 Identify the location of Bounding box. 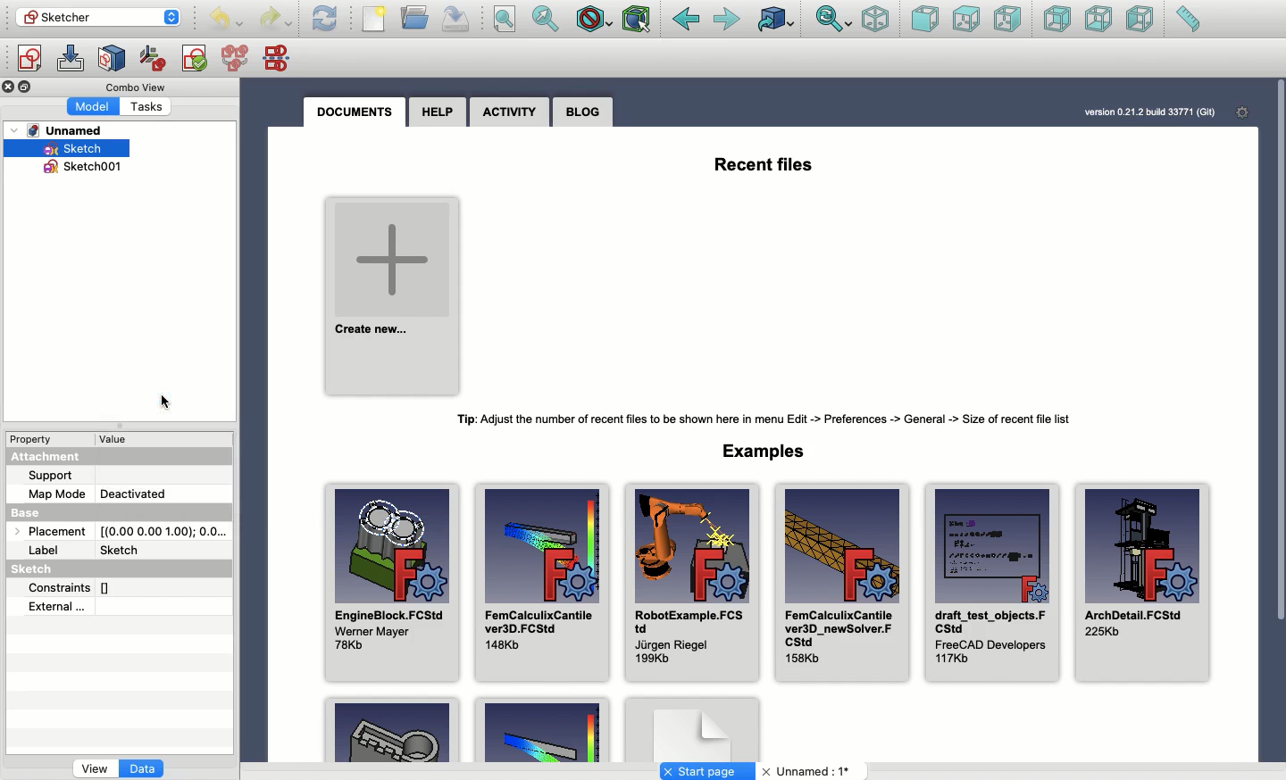
(638, 21).